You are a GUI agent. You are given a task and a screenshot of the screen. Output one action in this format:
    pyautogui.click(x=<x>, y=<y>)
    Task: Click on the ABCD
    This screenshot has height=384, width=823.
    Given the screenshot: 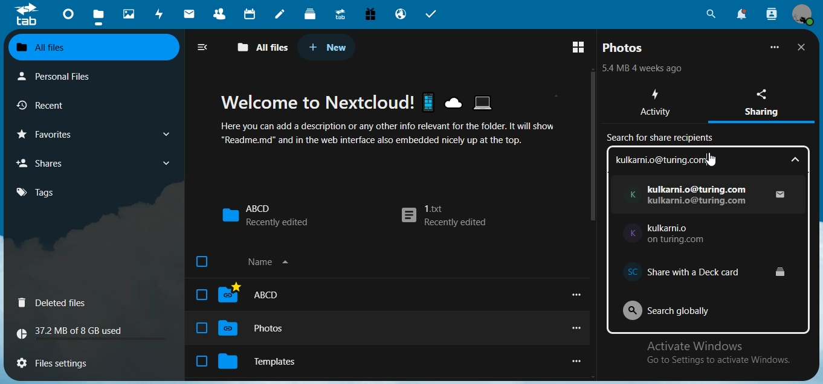 What is the action you would take?
    pyautogui.click(x=262, y=295)
    